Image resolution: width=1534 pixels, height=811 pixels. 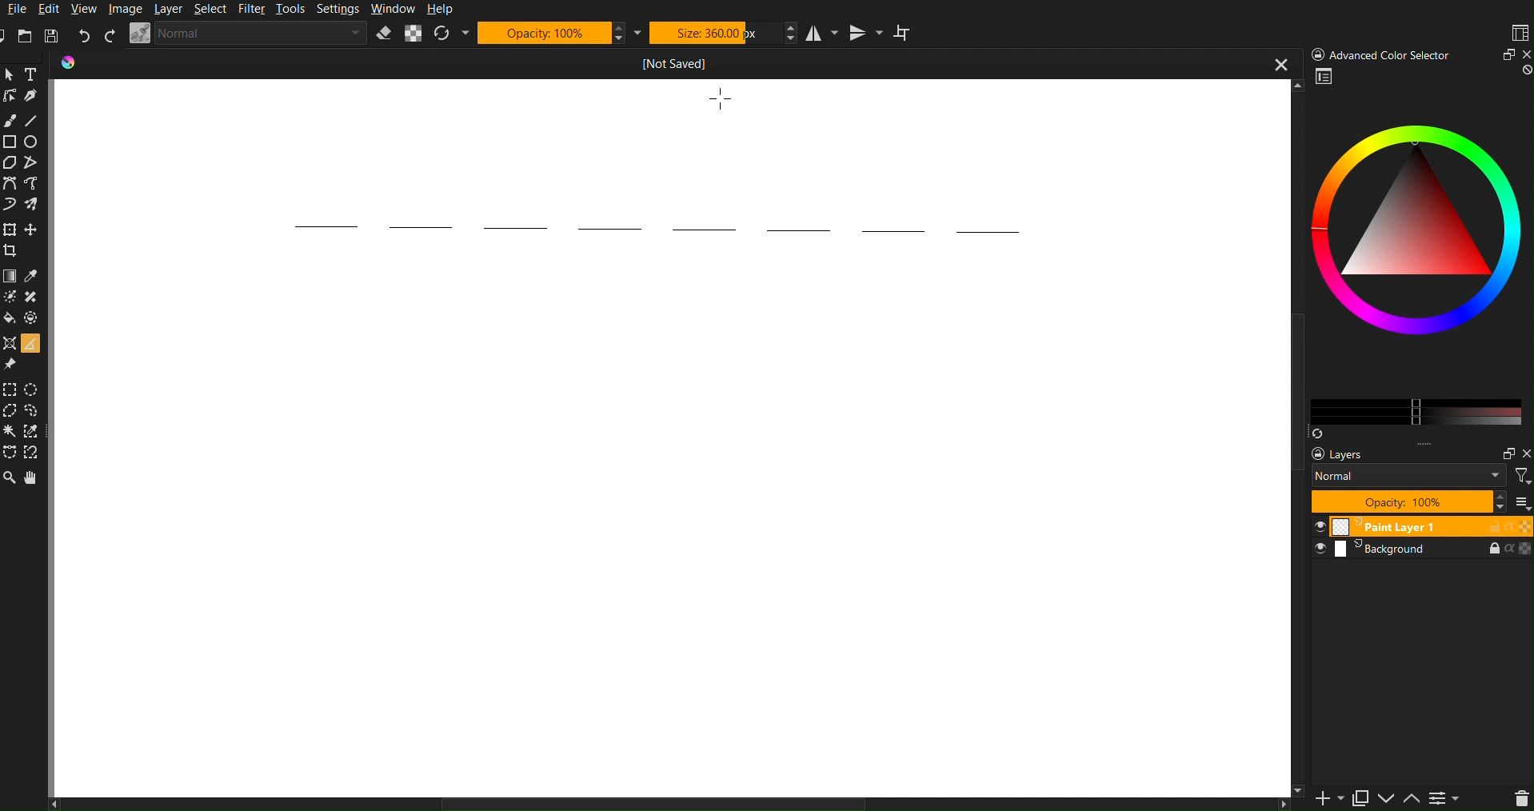 What do you see at coordinates (10, 275) in the screenshot?
I see `Color Tools` at bounding box center [10, 275].